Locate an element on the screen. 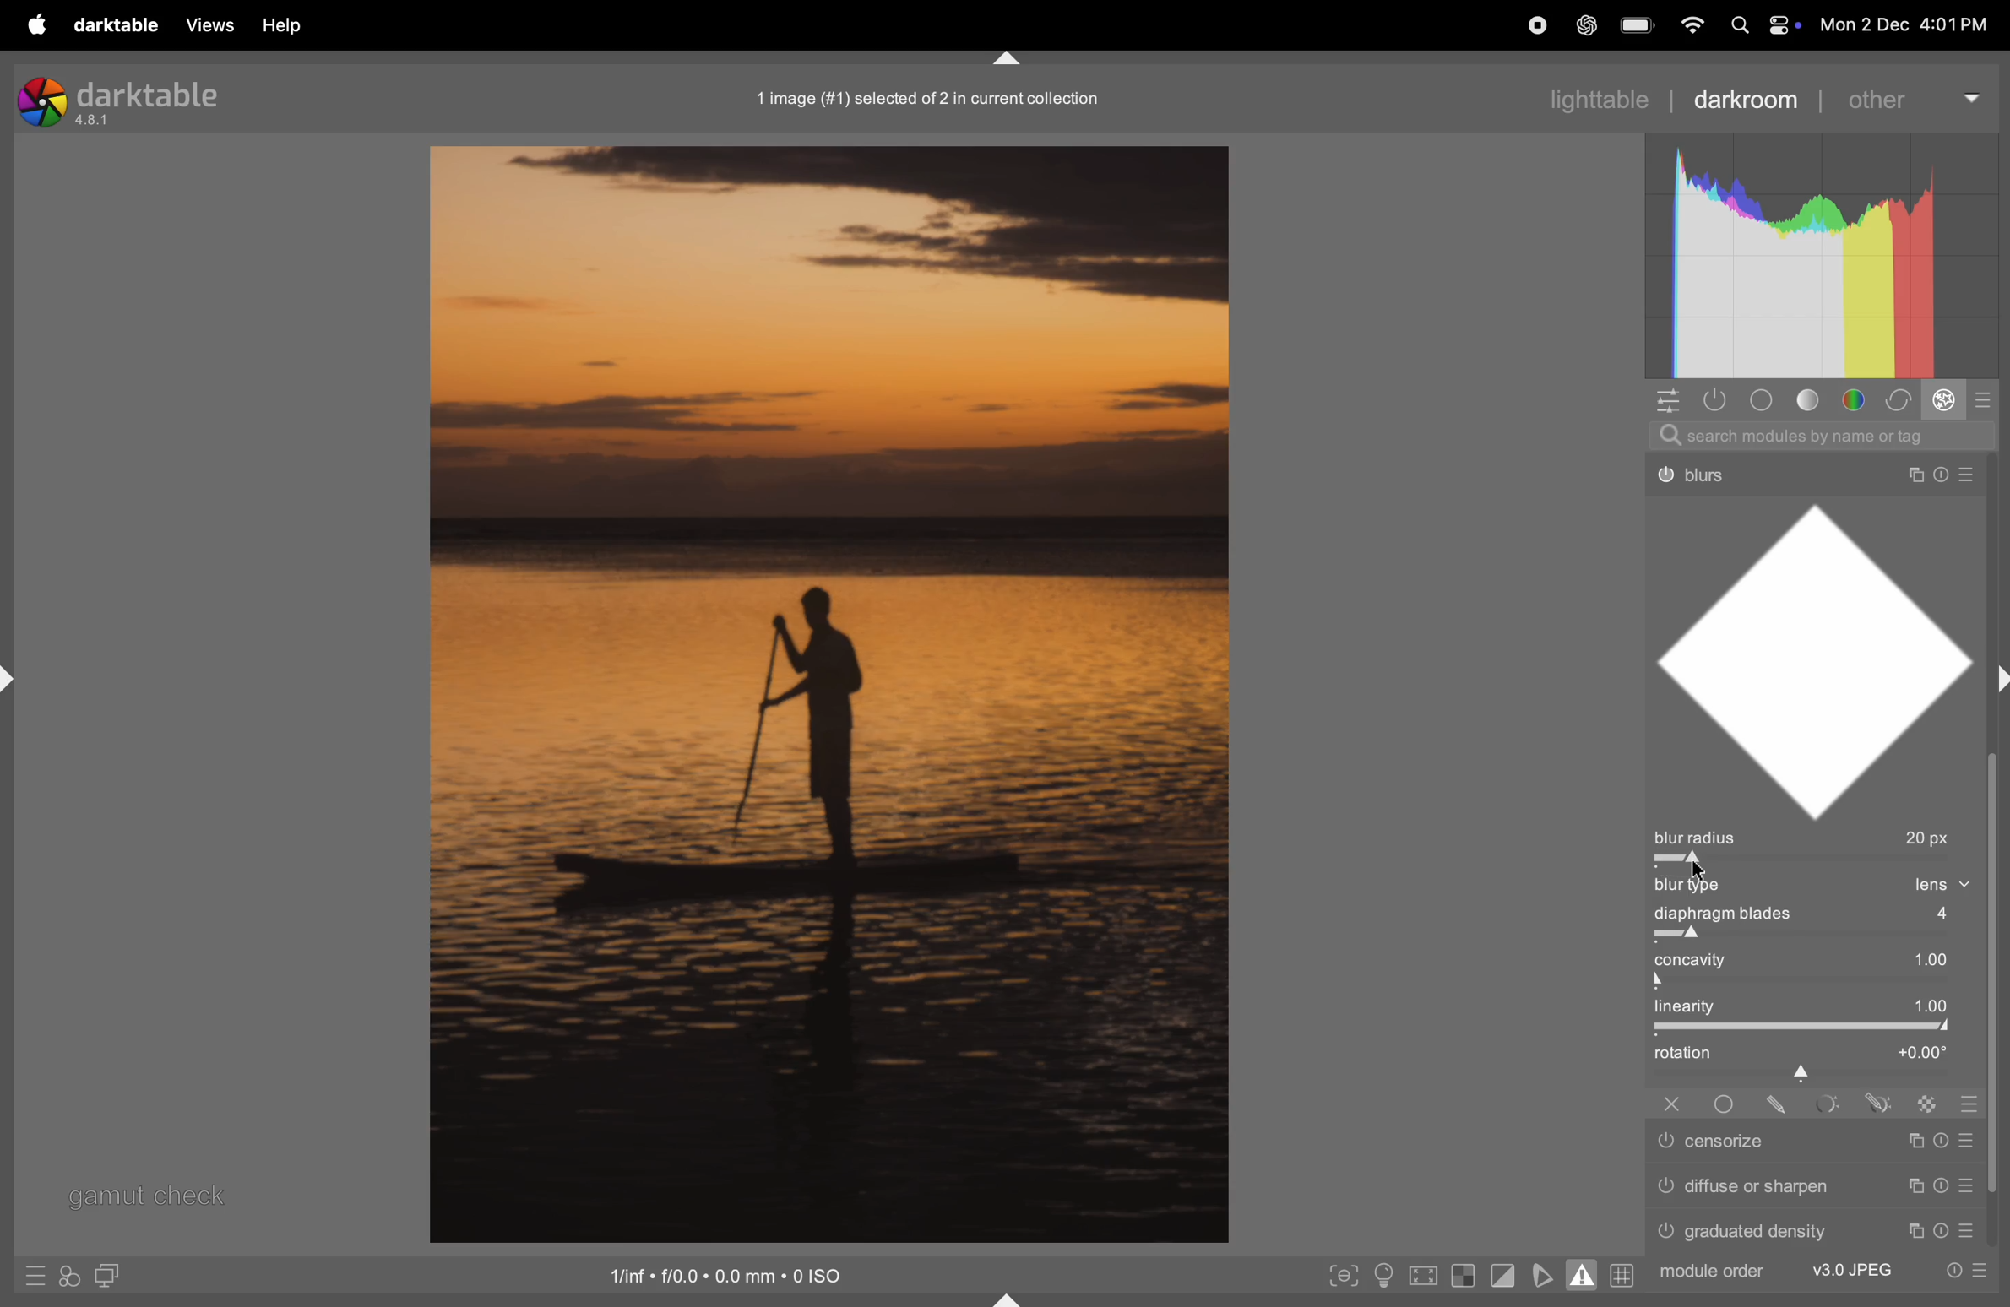 Image resolution: width=2010 pixels, height=1307 pixels. color is located at coordinates (1857, 399).